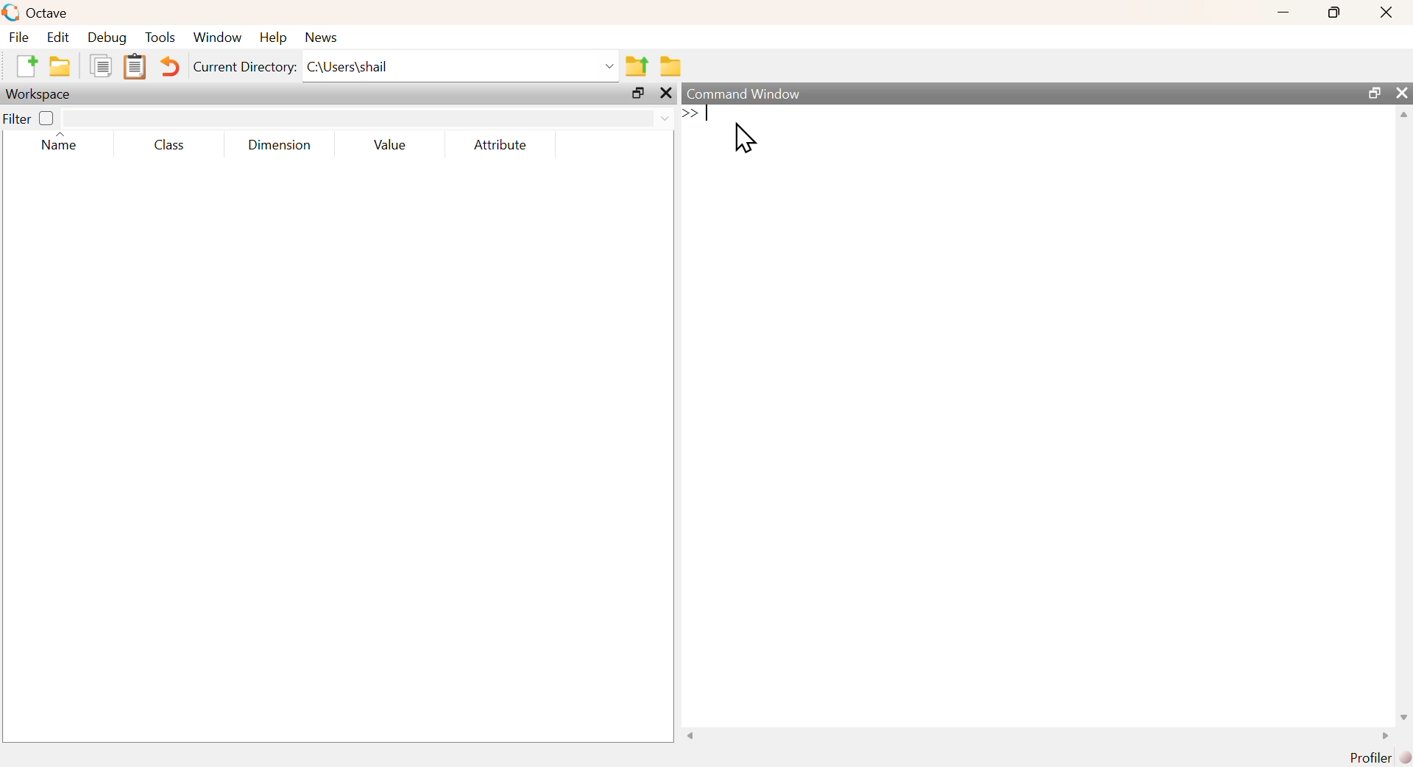  What do you see at coordinates (54, 38) in the screenshot?
I see `Edit` at bounding box center [54, 38].